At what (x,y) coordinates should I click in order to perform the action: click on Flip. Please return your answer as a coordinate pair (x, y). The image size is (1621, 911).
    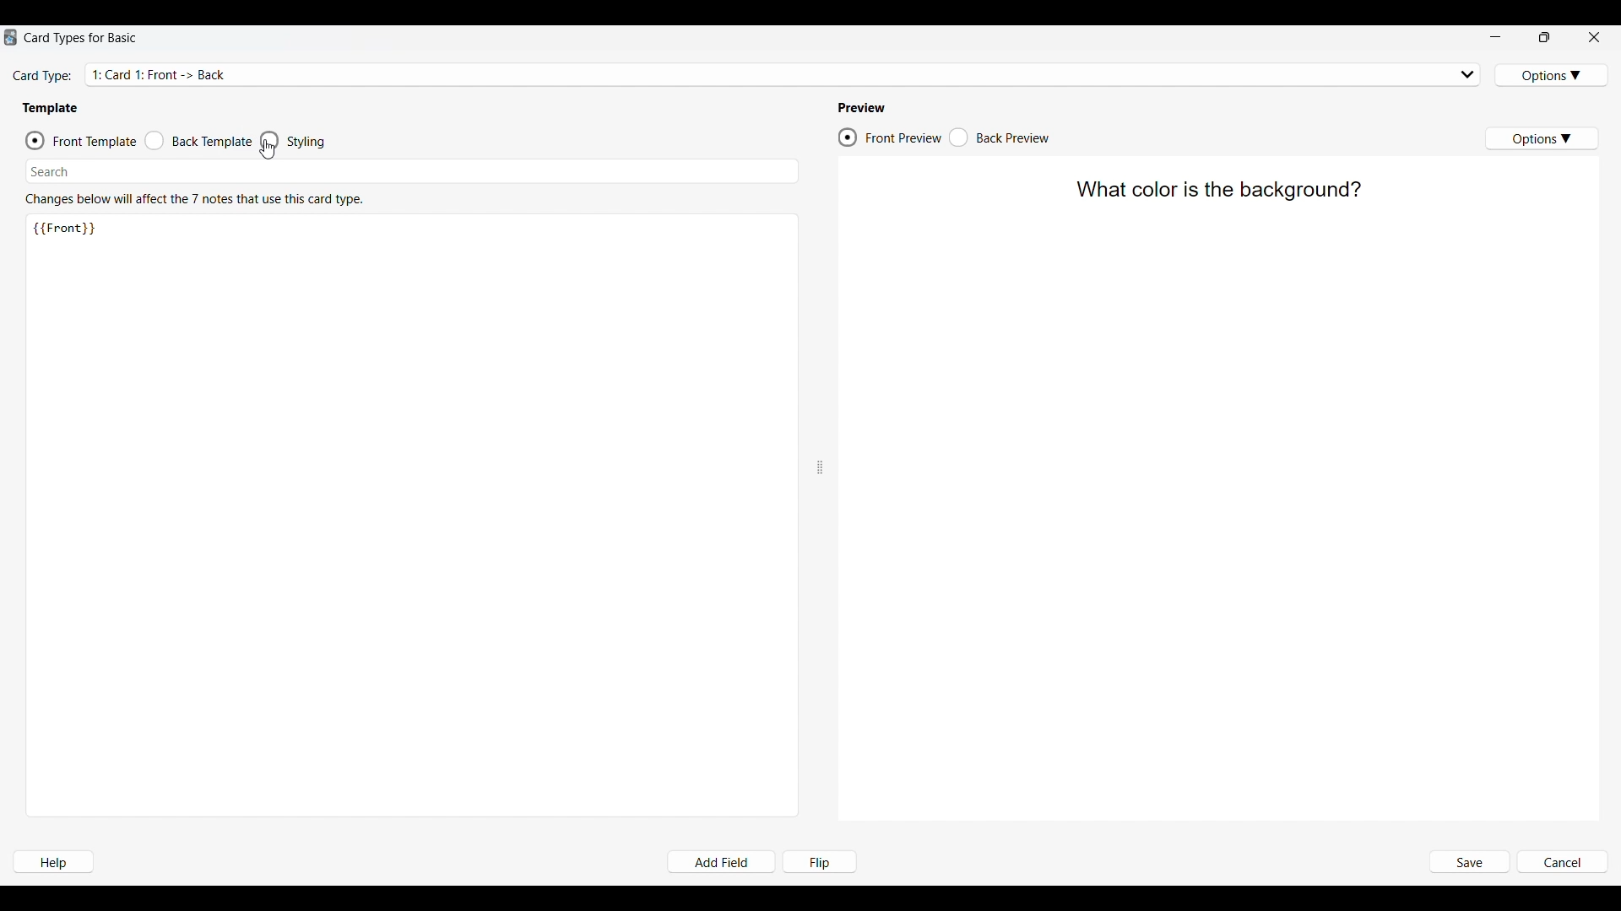
    Looking at the image, I should click on (820, 861).